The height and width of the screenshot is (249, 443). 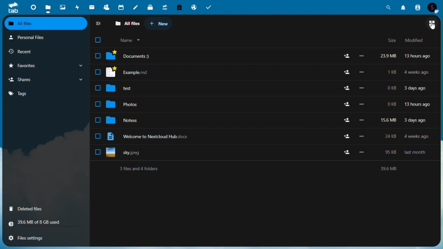 I want to click on example md, so click(x=141, y=72).